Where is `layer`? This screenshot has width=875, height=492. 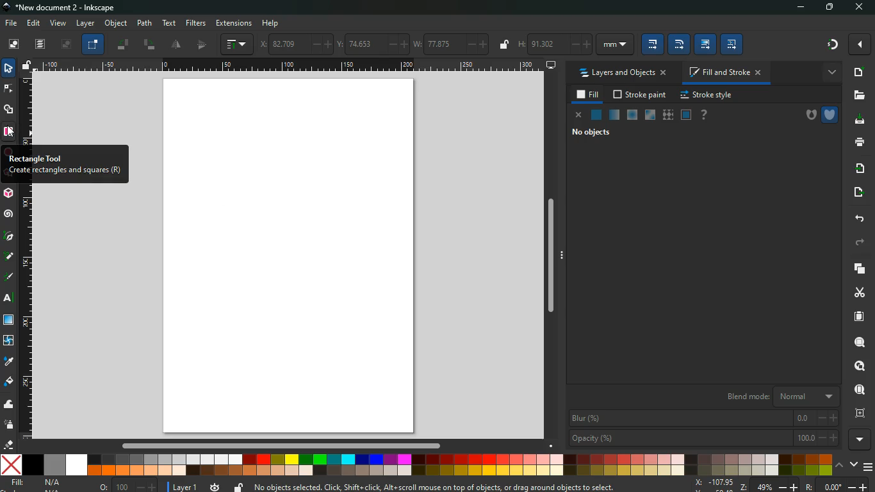
layer is located at coordinates (183, 486).